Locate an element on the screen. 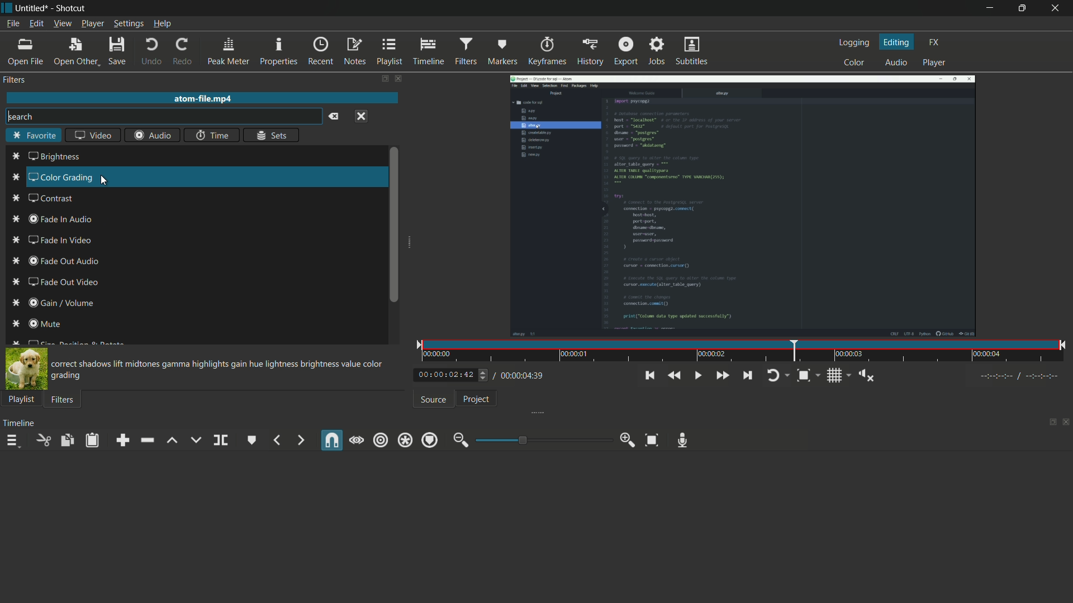  skip to the next point is located at coordinates (746, 375).